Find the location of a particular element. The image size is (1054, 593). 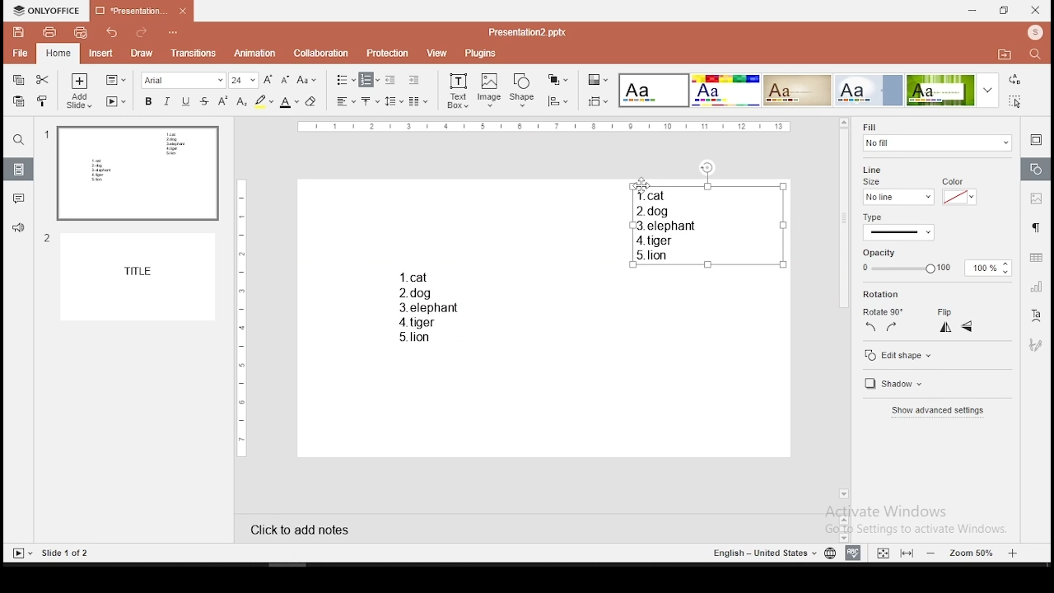

font size is located at coordinates (244, 80).